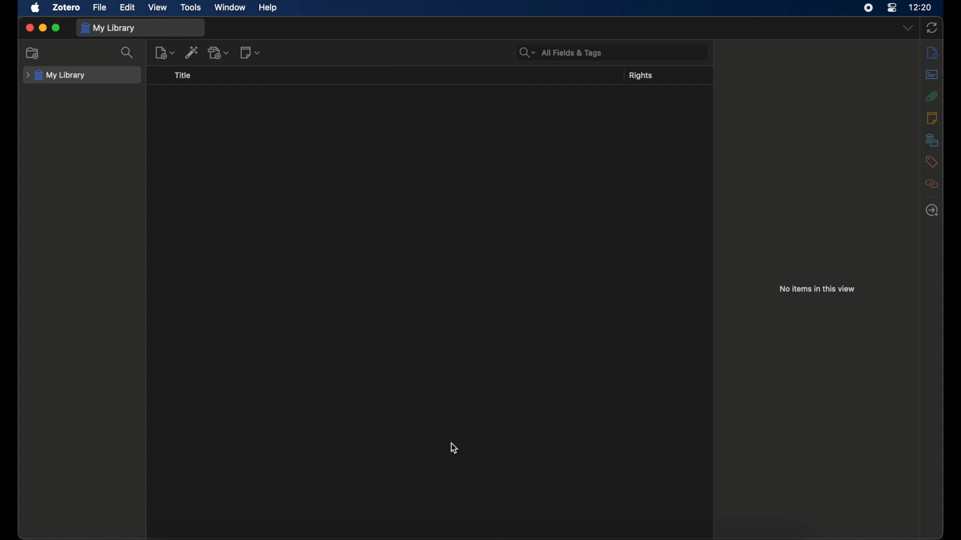  I want to click on info, so click(933, 53).